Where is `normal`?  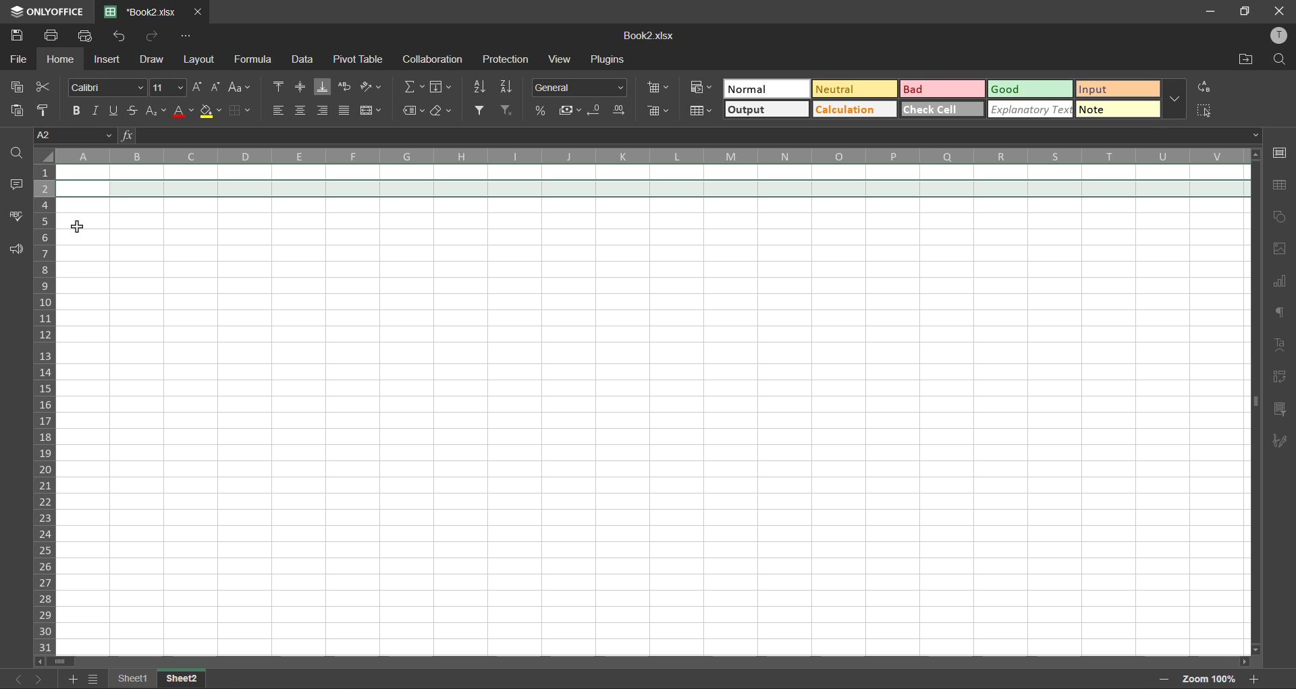
normal is located at coordinates (763, 88).